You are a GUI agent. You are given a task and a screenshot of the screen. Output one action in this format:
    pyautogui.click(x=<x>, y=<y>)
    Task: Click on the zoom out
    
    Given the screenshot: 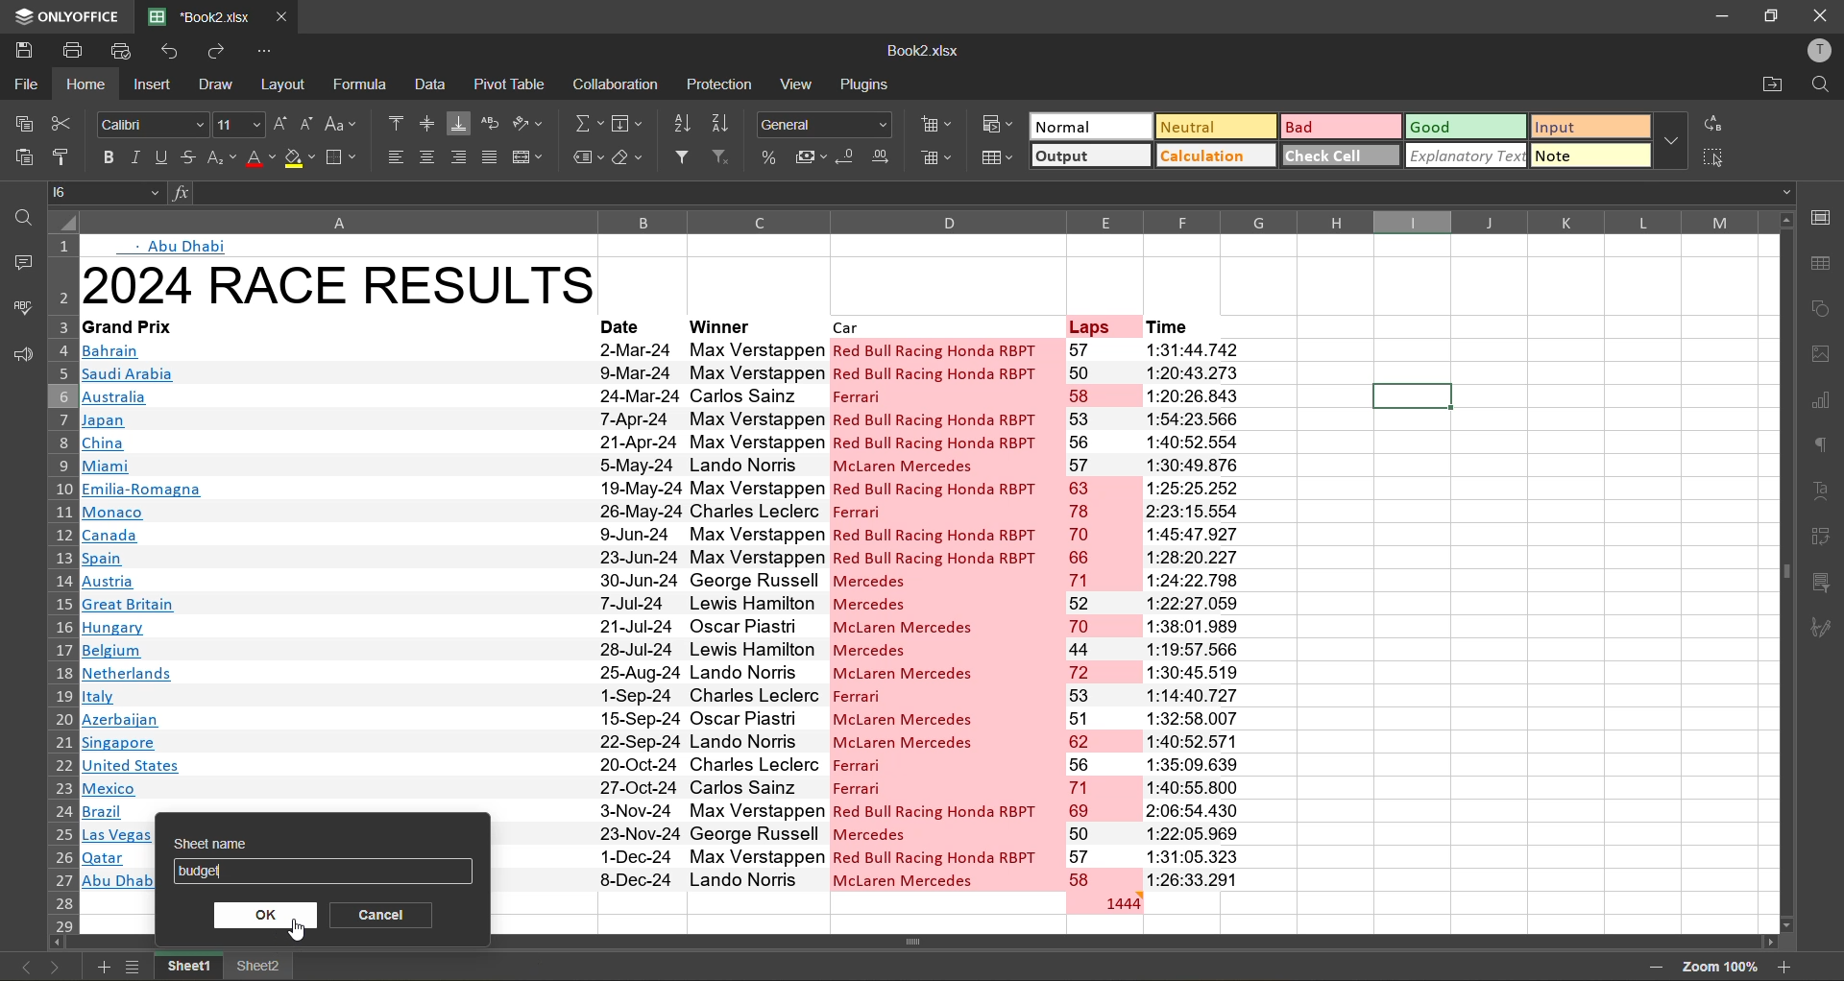 What is the action you would take?
    pyautogui.click(x=1655, y=969)
    